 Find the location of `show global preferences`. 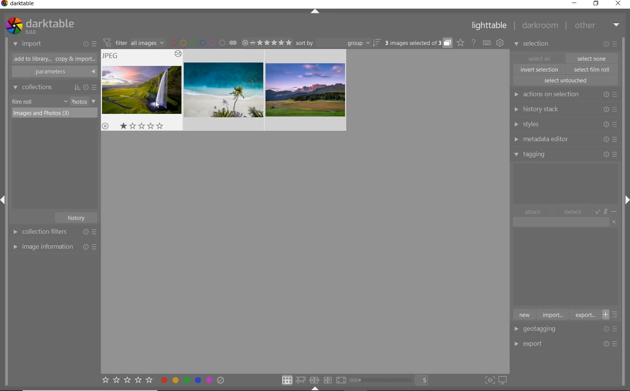

show global preferences is located at coordinates (500, 43).